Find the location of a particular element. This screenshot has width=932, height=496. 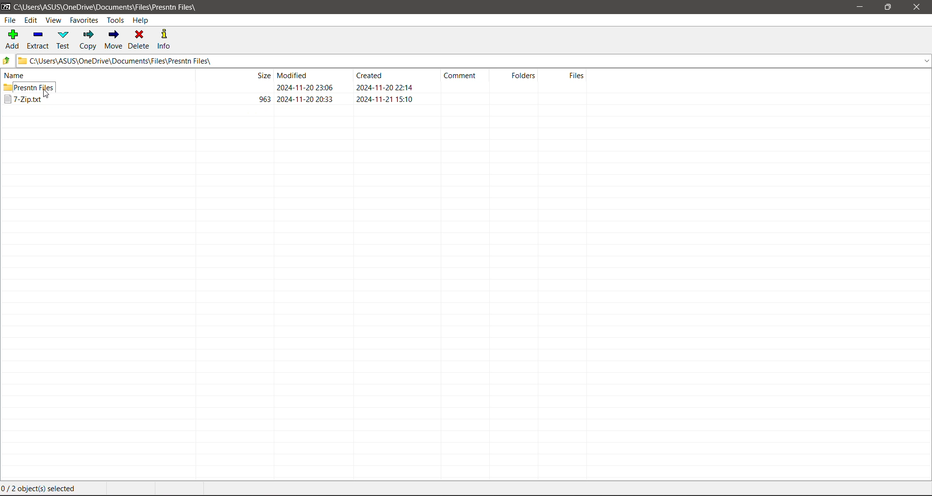

Edit is located at coordinates (33, 20).